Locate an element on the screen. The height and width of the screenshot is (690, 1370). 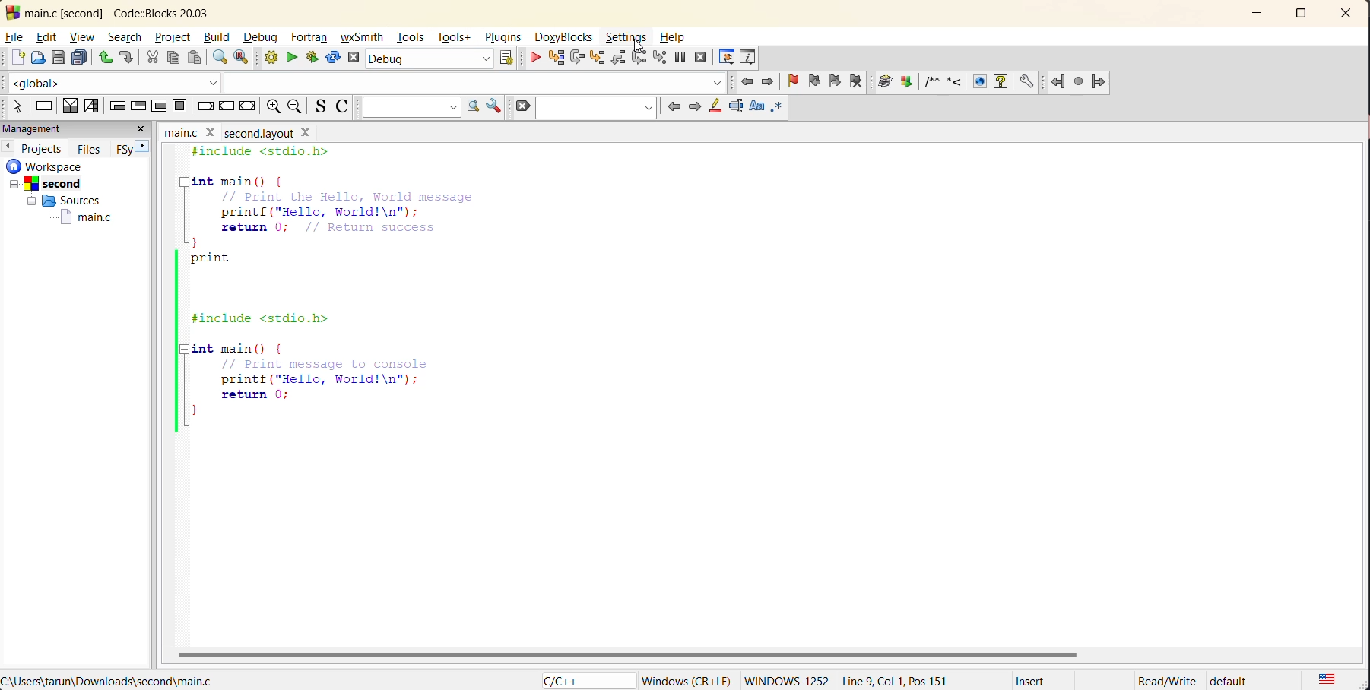
step into instruction is located at coordinates (659, 57).